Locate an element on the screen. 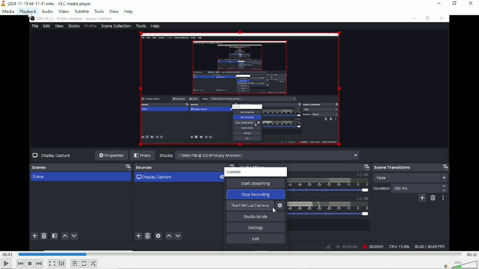  Media is located at coordinates (7, 11).